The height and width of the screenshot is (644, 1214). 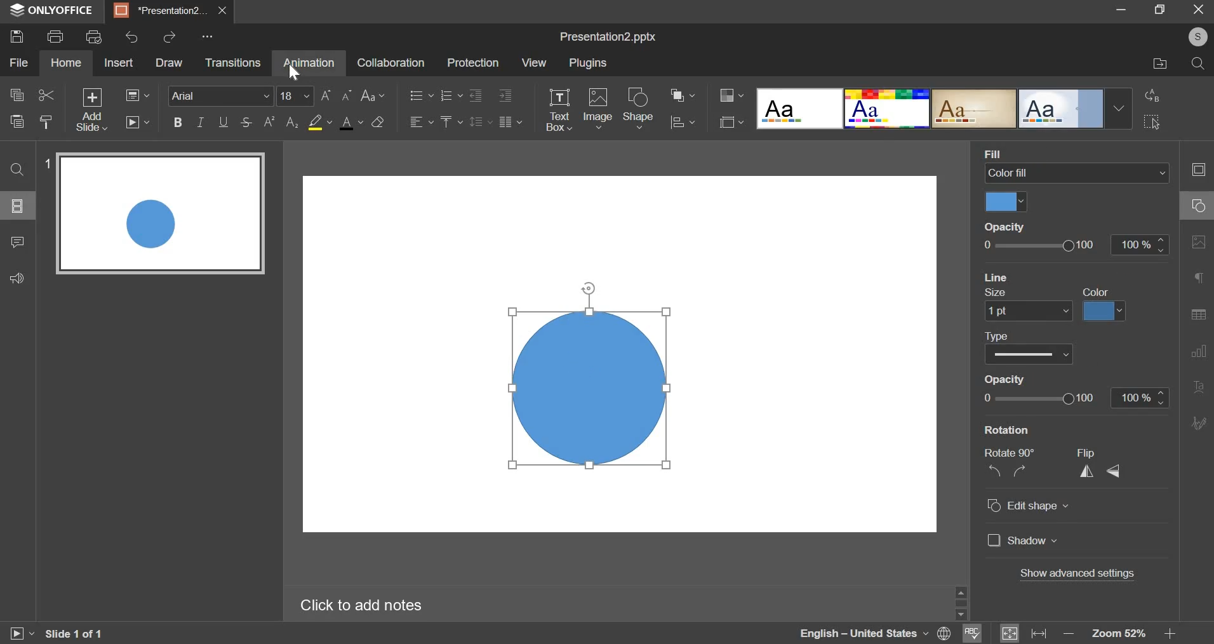 What do you see at coordinates (588, 63) in the screenshot?
I see `plugins` at bounding box center [588, 63].